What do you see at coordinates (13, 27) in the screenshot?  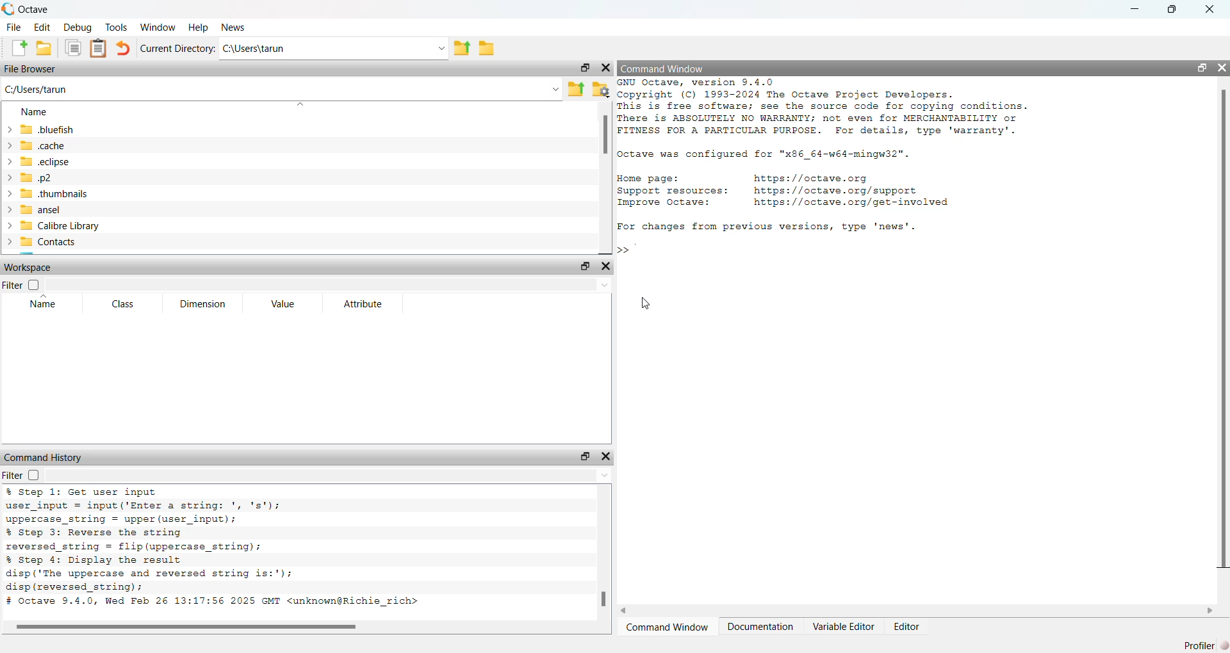 I see `file` at bounding box center [13, 27].